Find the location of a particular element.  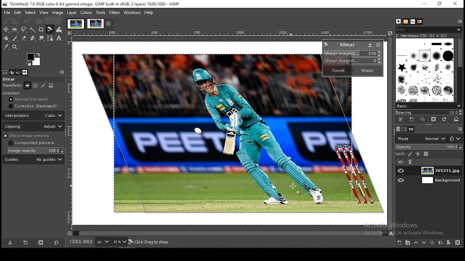

Composited preview is located at coordinates (32, 143).